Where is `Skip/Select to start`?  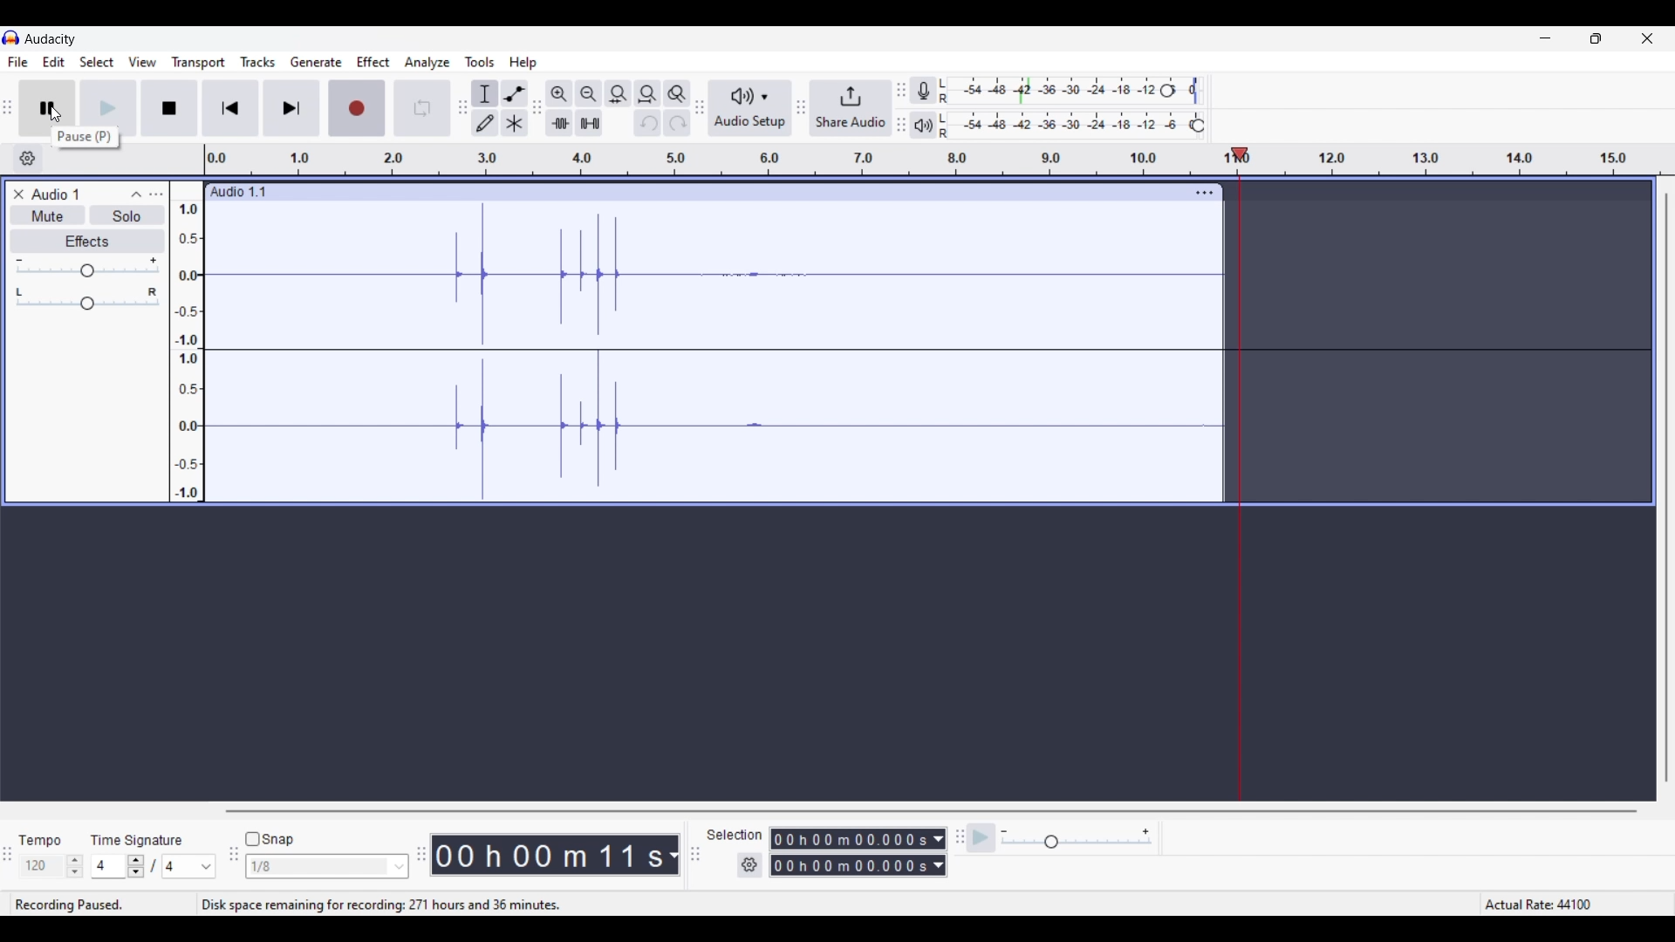
Skip/Select to start is located at coordinates (231, 108).